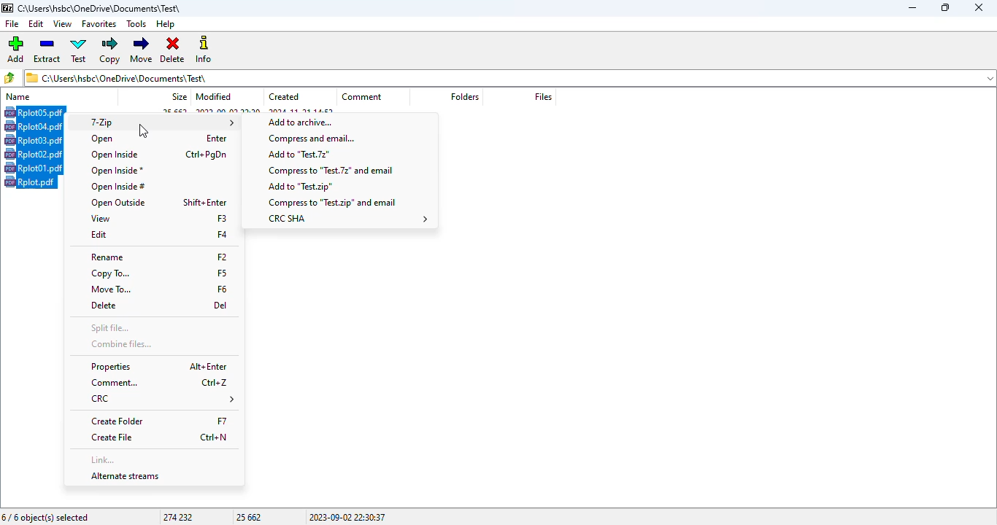  What do you see at coordinates (48, 50) in the screenshot?
I see `extract` at bounding box center [48, 50].